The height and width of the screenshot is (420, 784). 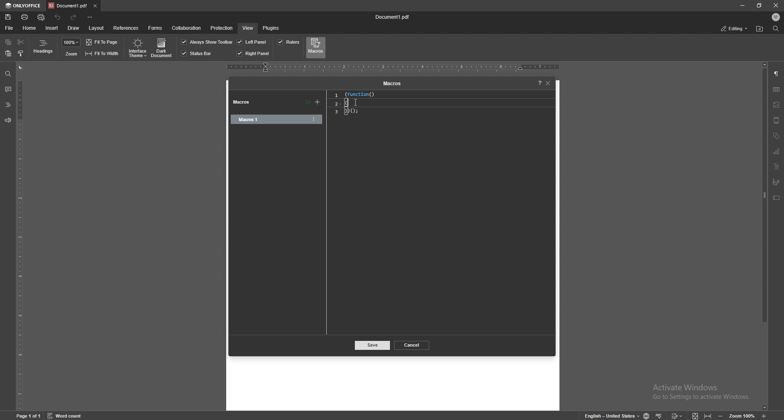 What do you see at coordinates (776, 166) in the screenshot?
I see `text art` at bounding box center [776, 166].